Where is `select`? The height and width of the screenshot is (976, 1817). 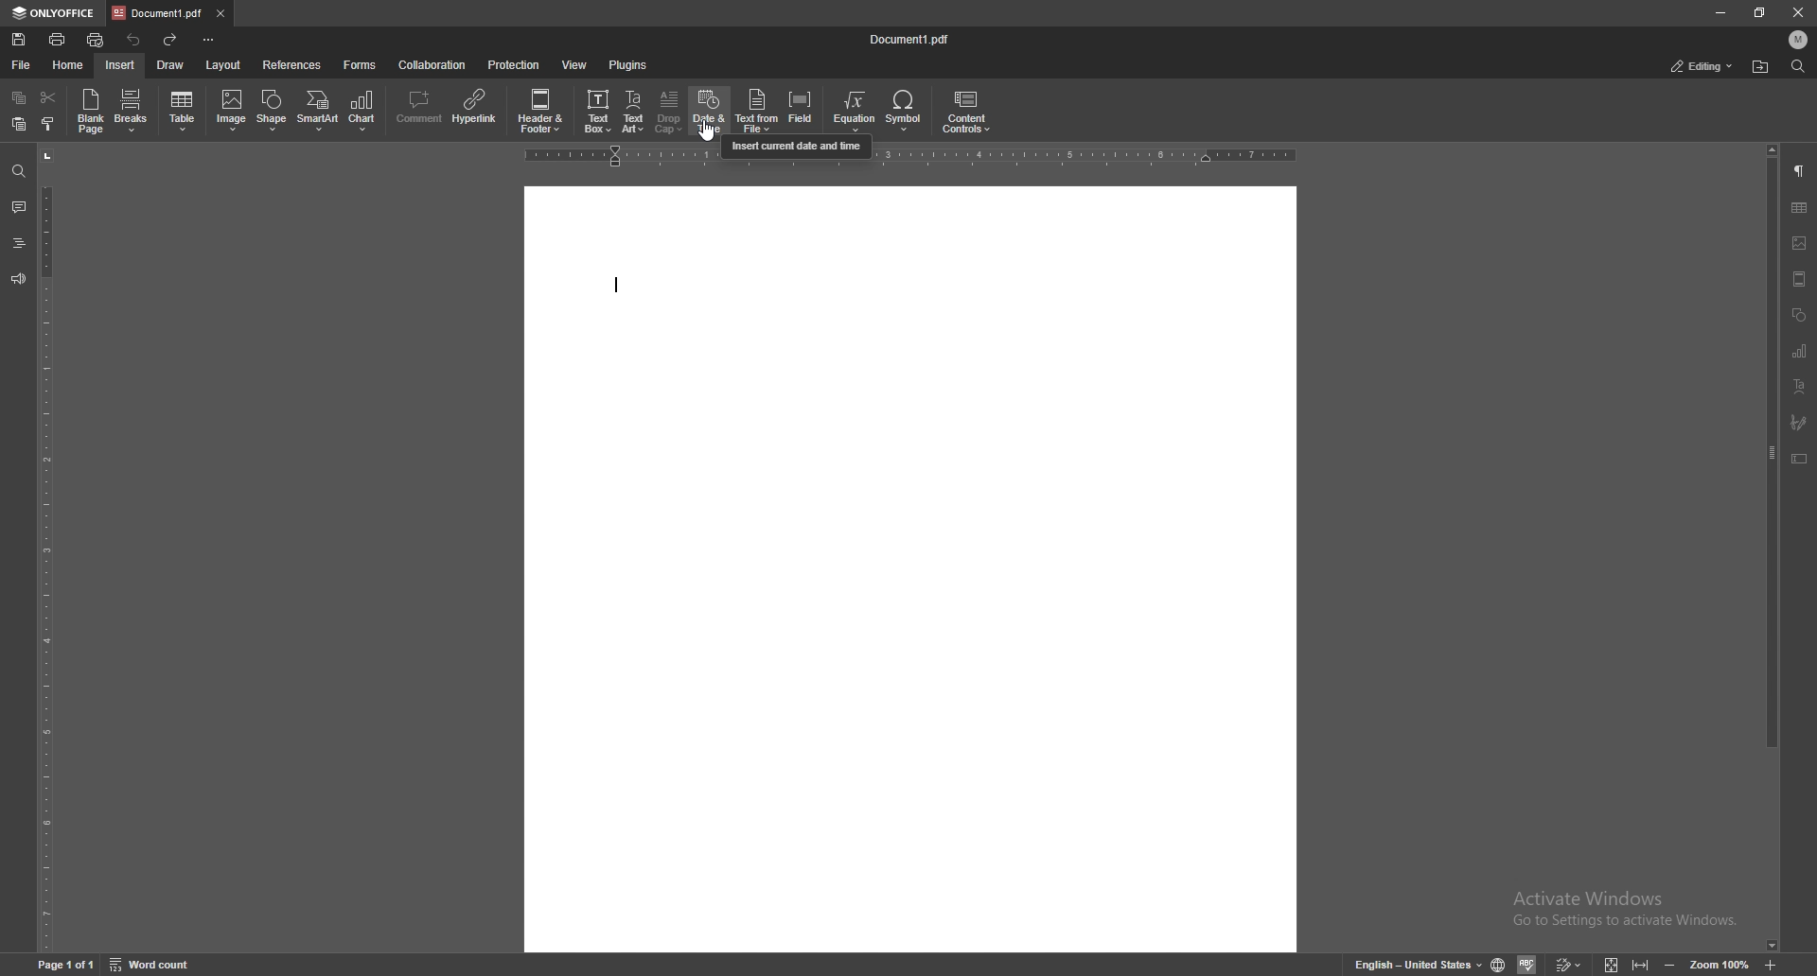
select is located at coordinates (48, 124).